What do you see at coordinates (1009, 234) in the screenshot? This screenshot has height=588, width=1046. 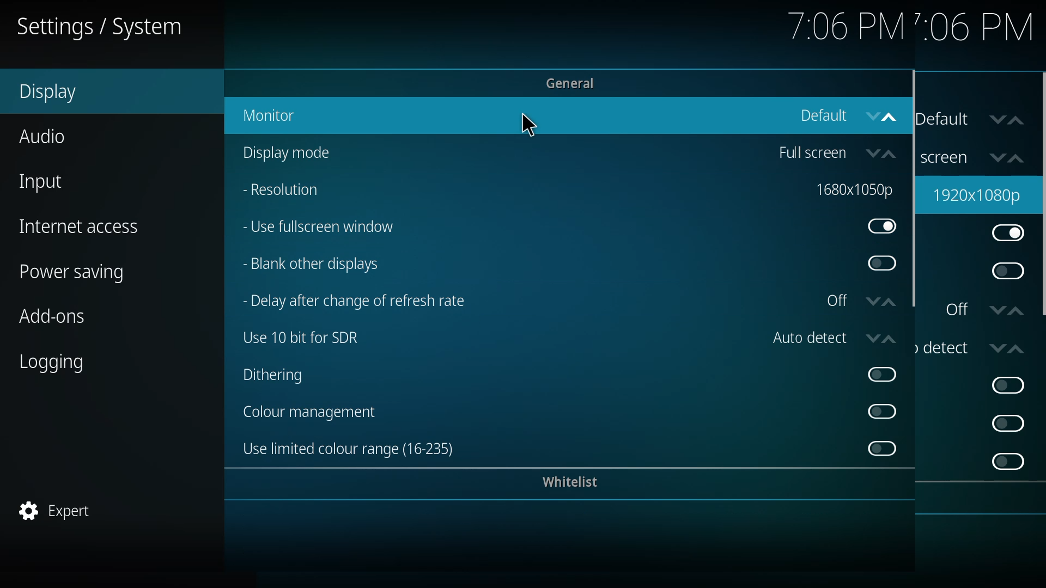 I see `enabled` at bounding box center [1009, 234].